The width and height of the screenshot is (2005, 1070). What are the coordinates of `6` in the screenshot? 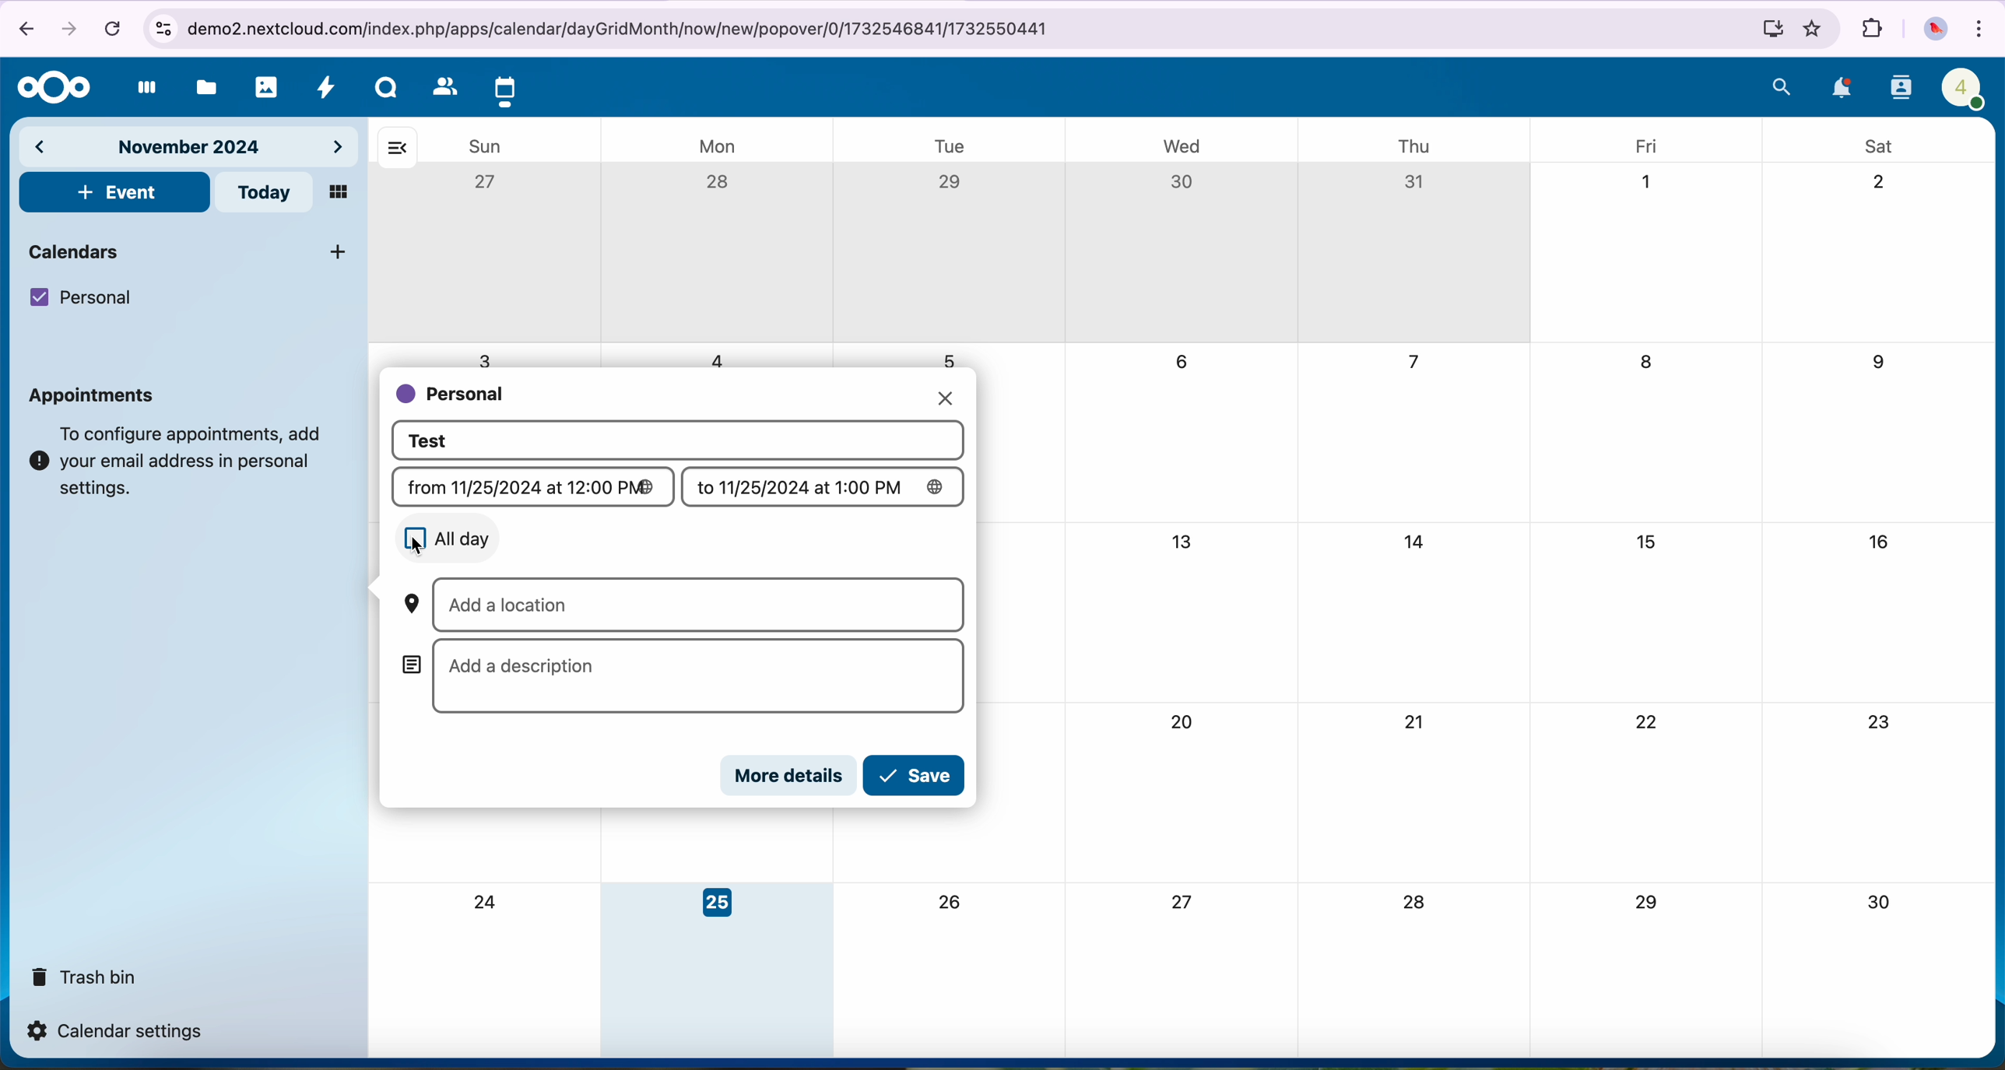 It's located at (1180, 363).